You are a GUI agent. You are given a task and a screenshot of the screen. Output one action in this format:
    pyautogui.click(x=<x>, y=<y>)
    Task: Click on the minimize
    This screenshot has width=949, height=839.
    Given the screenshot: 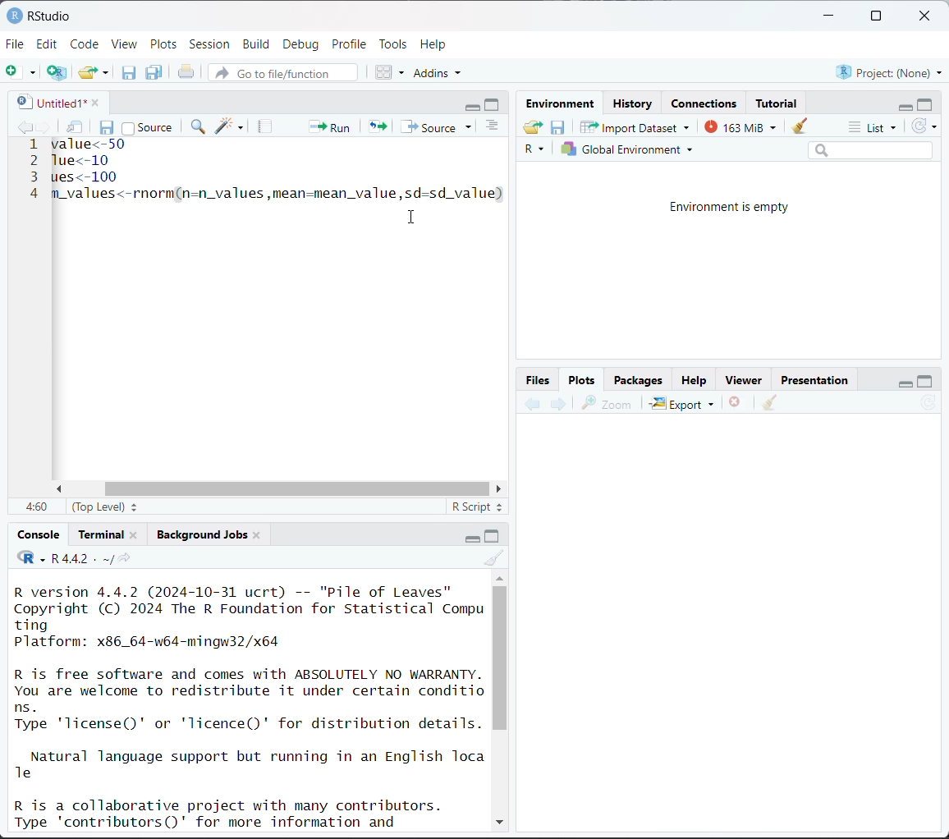 What is the action you would take?
    pyautogui.click(x=469, y=537)
    